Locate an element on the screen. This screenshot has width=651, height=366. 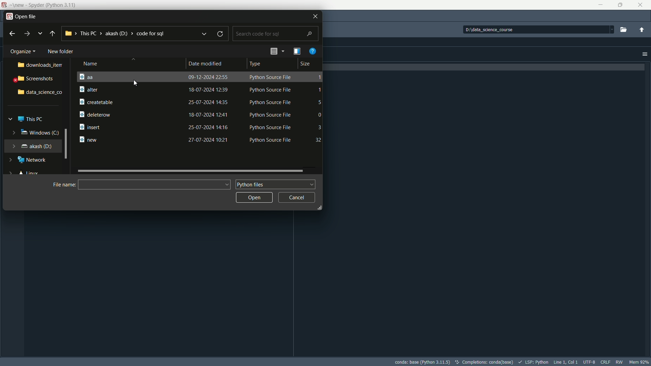
open file is located at coordinates (22, 15).